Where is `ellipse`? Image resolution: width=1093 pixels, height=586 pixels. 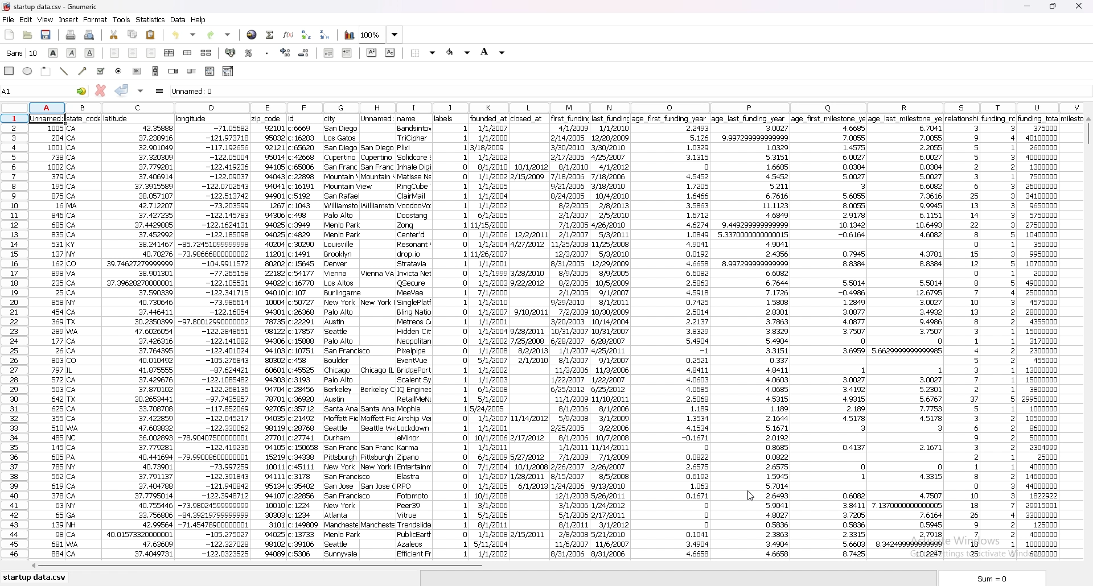 ellipse is located at coordinates (28, 72).